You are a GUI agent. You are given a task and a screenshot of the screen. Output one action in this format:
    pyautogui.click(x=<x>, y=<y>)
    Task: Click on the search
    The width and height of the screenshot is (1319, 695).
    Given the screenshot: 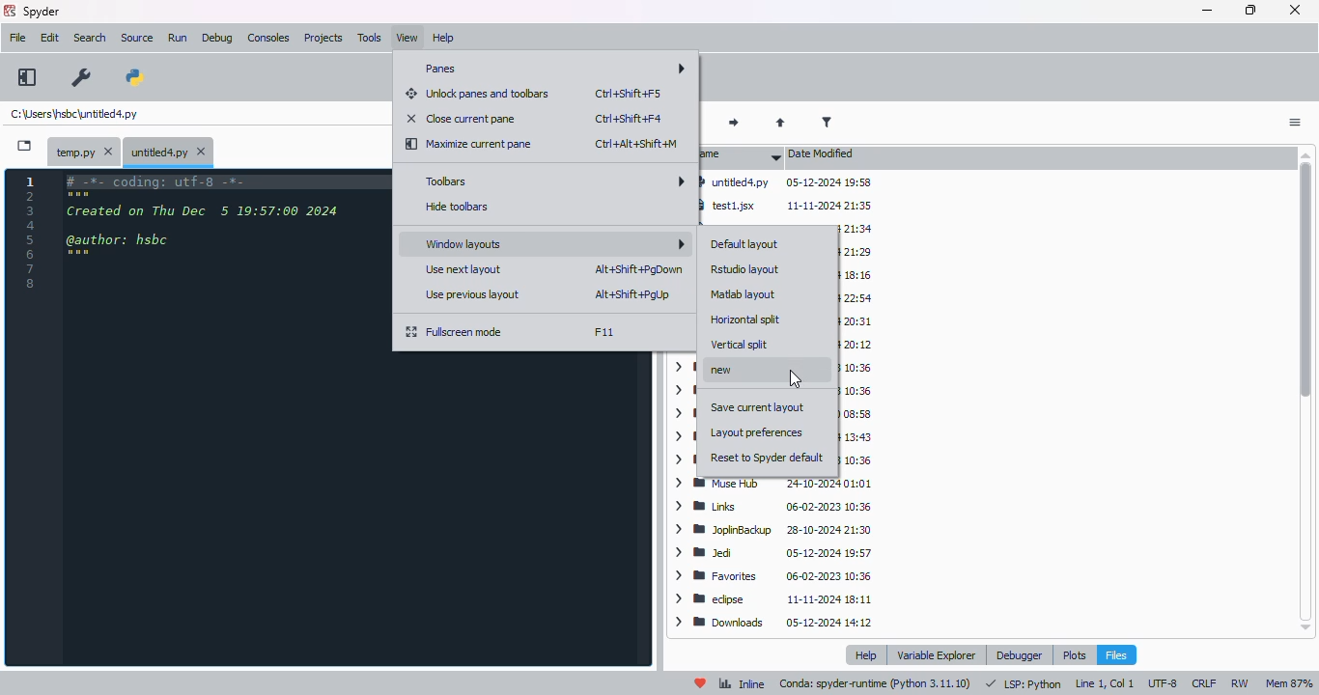 What is the action you would take?
    pyautogui.click(x=90, y=38)
    